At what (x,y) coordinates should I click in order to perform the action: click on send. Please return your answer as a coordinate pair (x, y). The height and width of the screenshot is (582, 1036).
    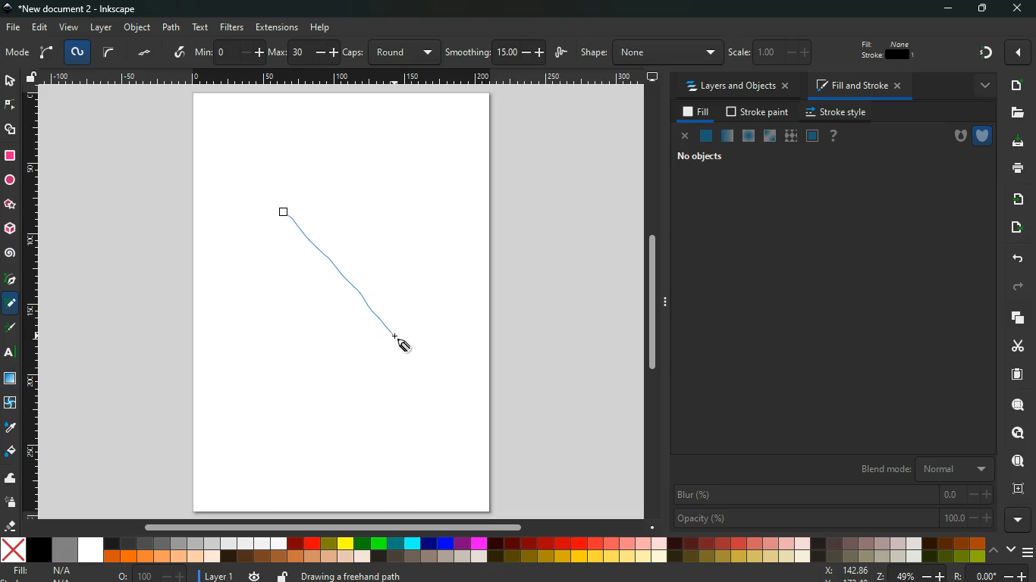
    Looking at the image, I should click on (1018, 224).